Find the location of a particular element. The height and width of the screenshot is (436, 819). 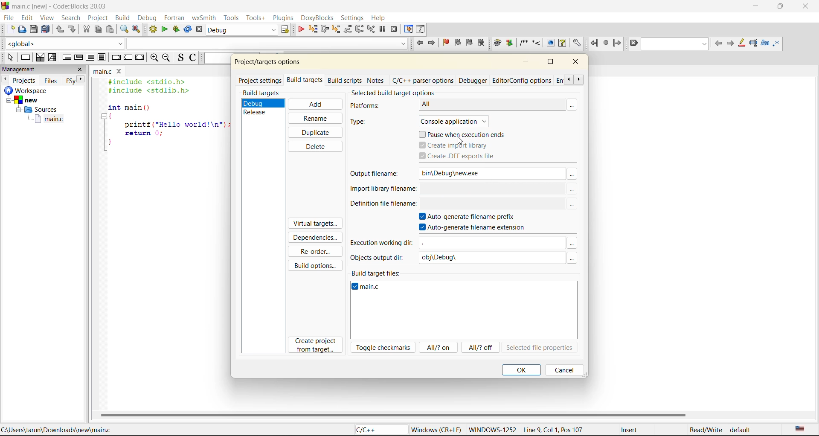

More is located at coordinates (573, 205).